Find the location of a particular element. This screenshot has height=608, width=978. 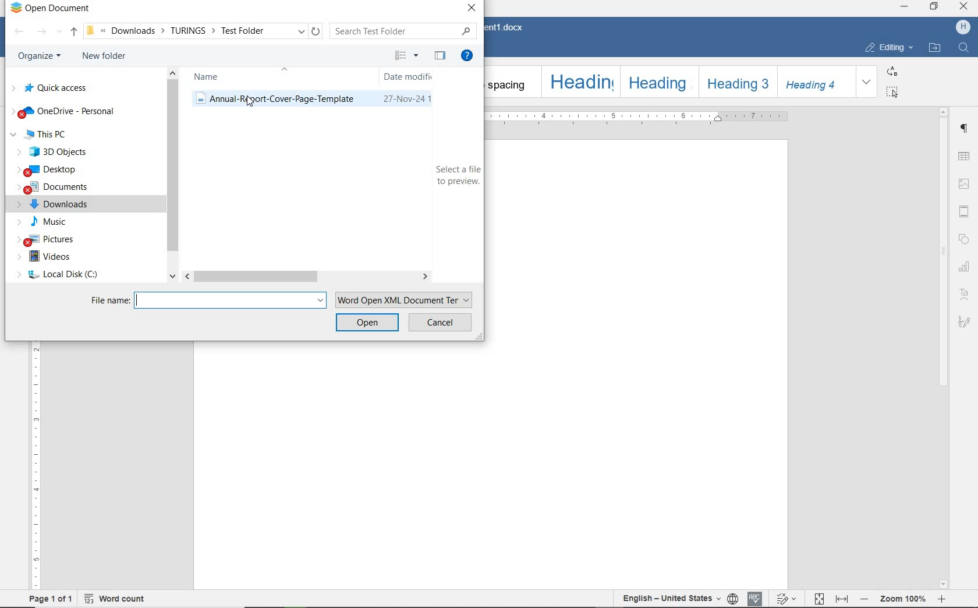

quick access is located at coordinates (54, 88).